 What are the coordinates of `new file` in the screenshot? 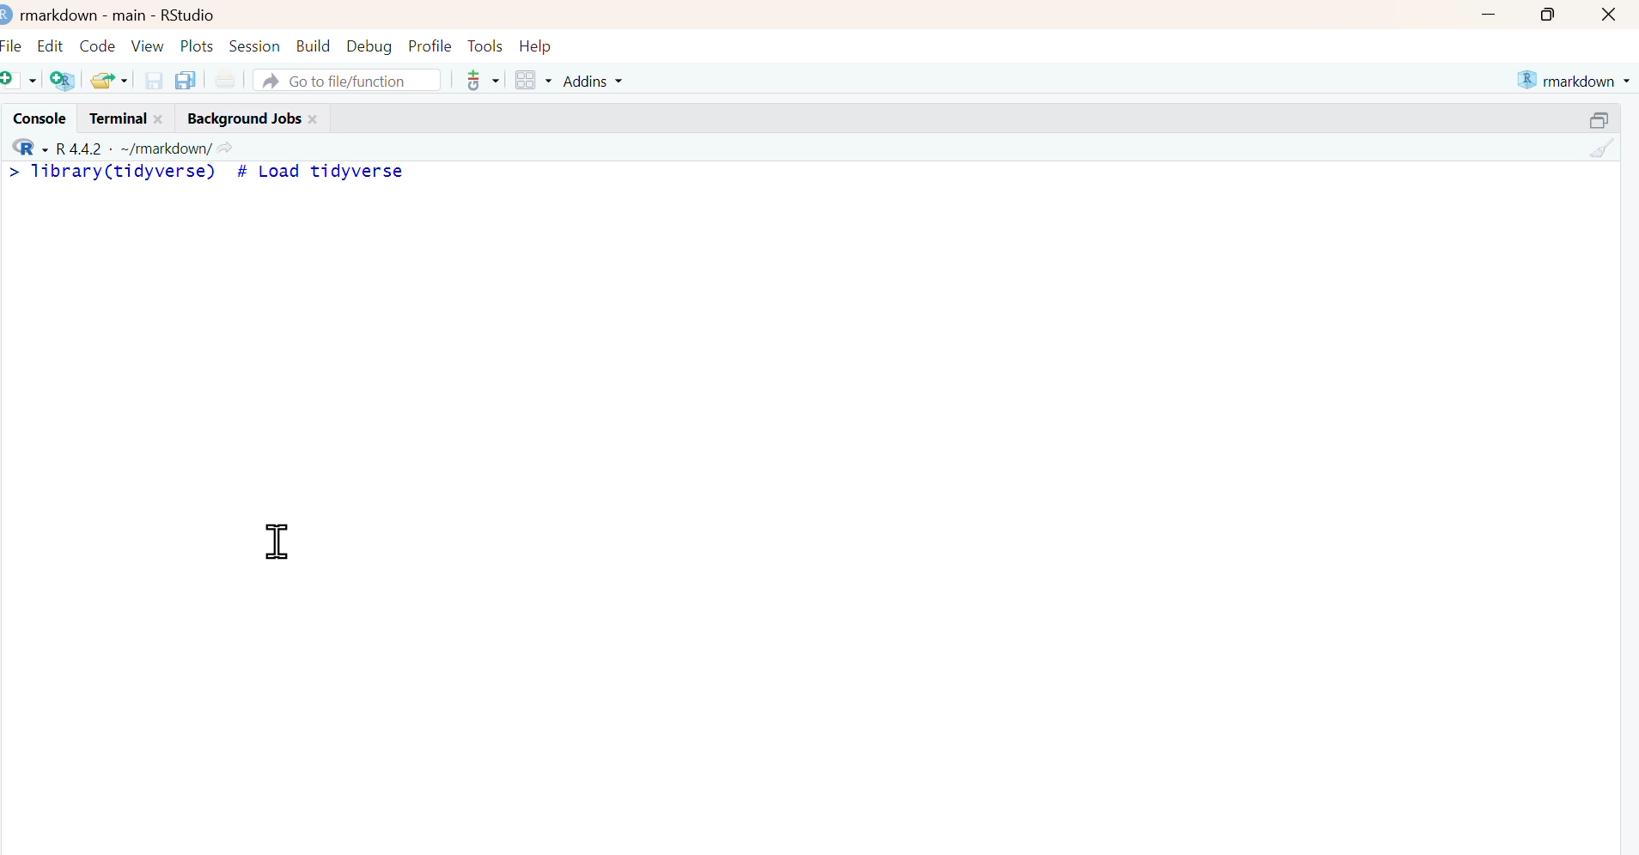 It's located at (21, 79).